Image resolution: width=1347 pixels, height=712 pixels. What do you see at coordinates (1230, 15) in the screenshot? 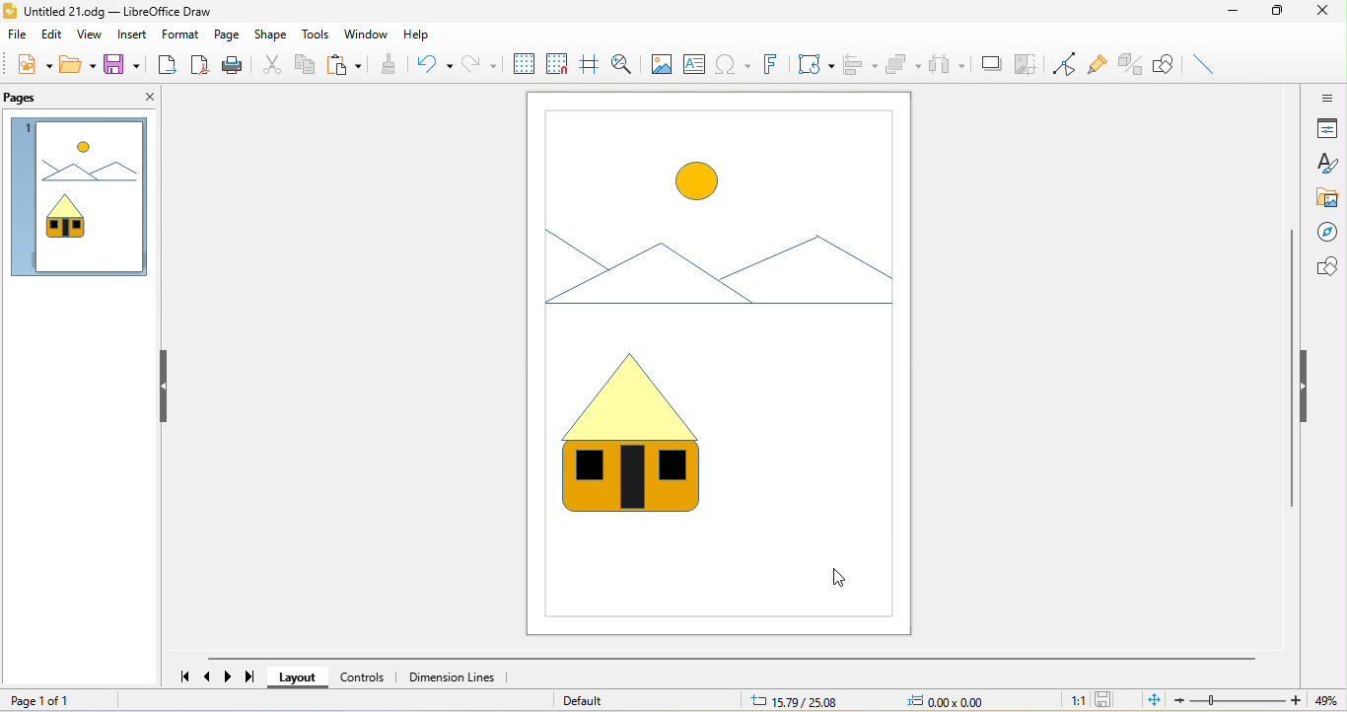
I see `minimize` at bounding box center [1230, 15].